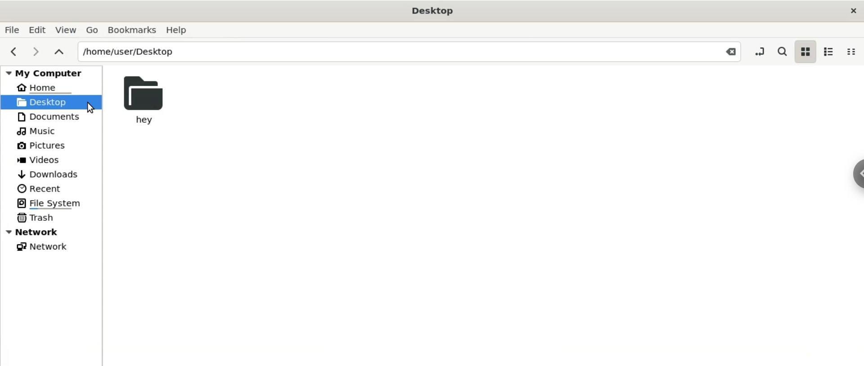 The height and width of the screenshot is (366, 864). What do you see at coordinates (53, 116) in the screenshot?
I see `Documents` at bounding box center [53, 116].